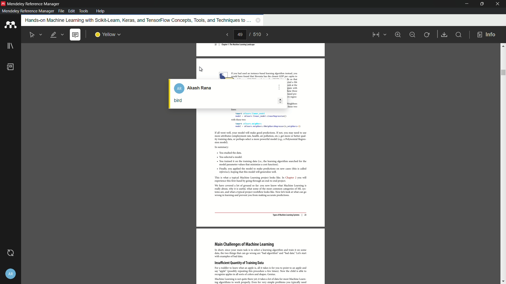 The image size is (506, 284). Describe the element at coordinates (261, 197) in the screenshot. I see `book content` at that location.